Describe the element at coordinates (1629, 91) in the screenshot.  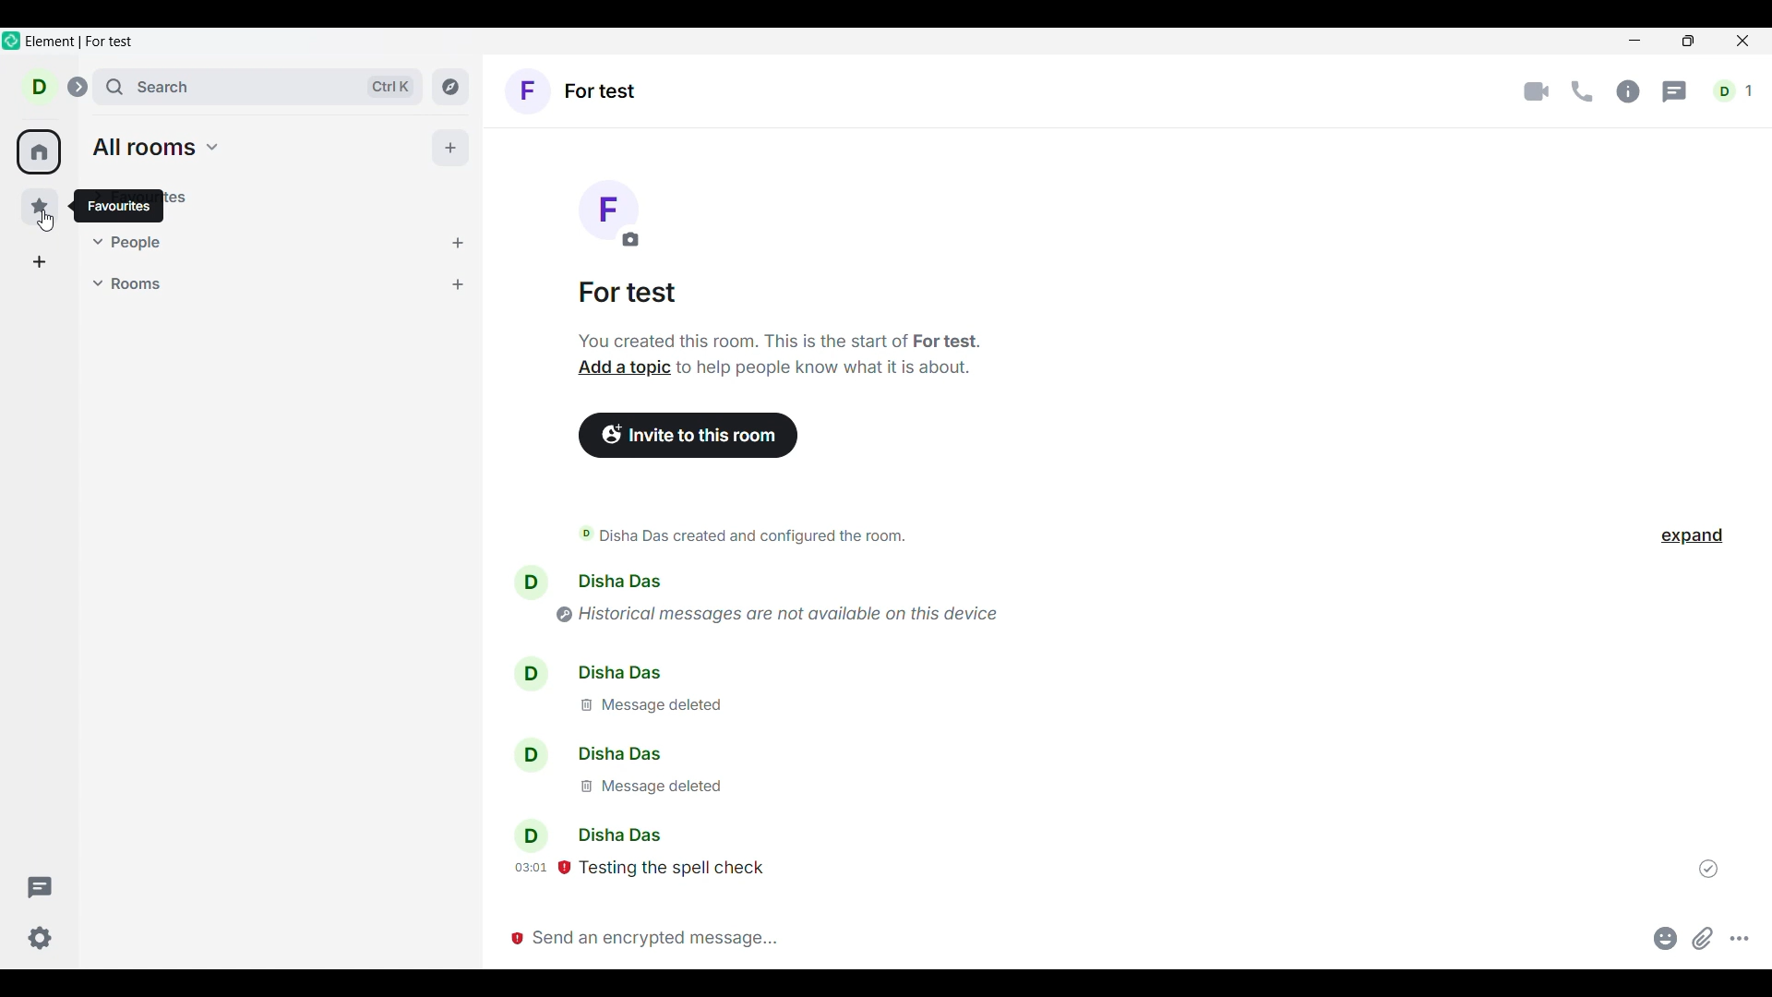
I see `Info` at that location.